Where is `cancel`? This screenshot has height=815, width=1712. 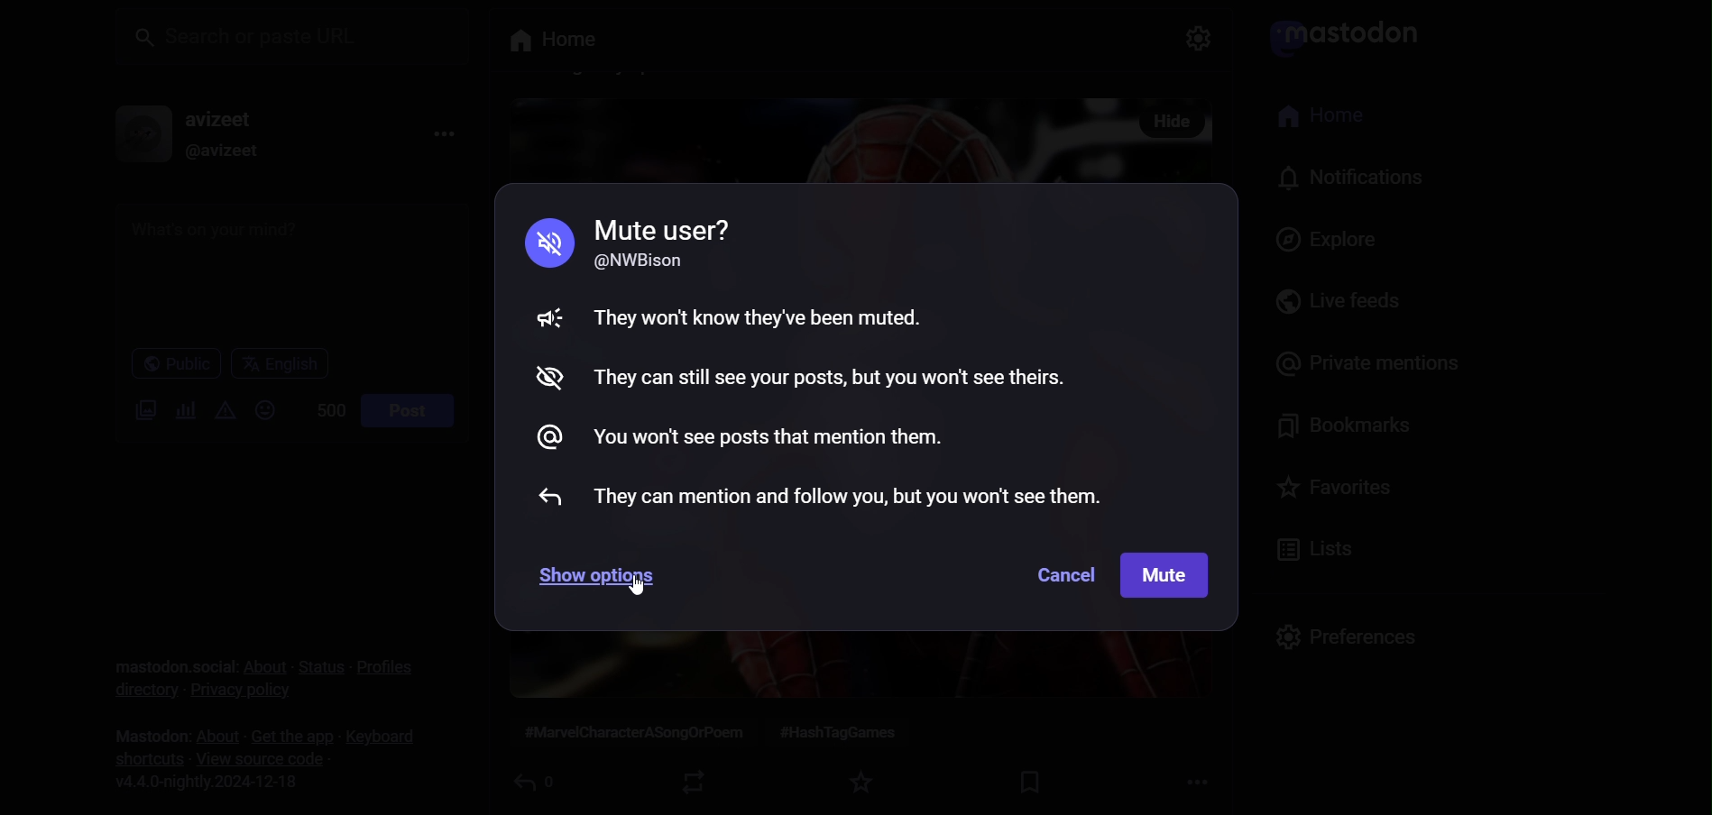
cancel is located at coordinates (1059, 572).